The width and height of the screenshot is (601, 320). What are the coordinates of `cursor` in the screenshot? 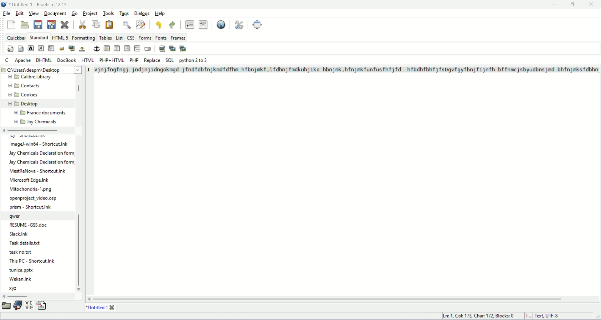 It's located at (55, 16).